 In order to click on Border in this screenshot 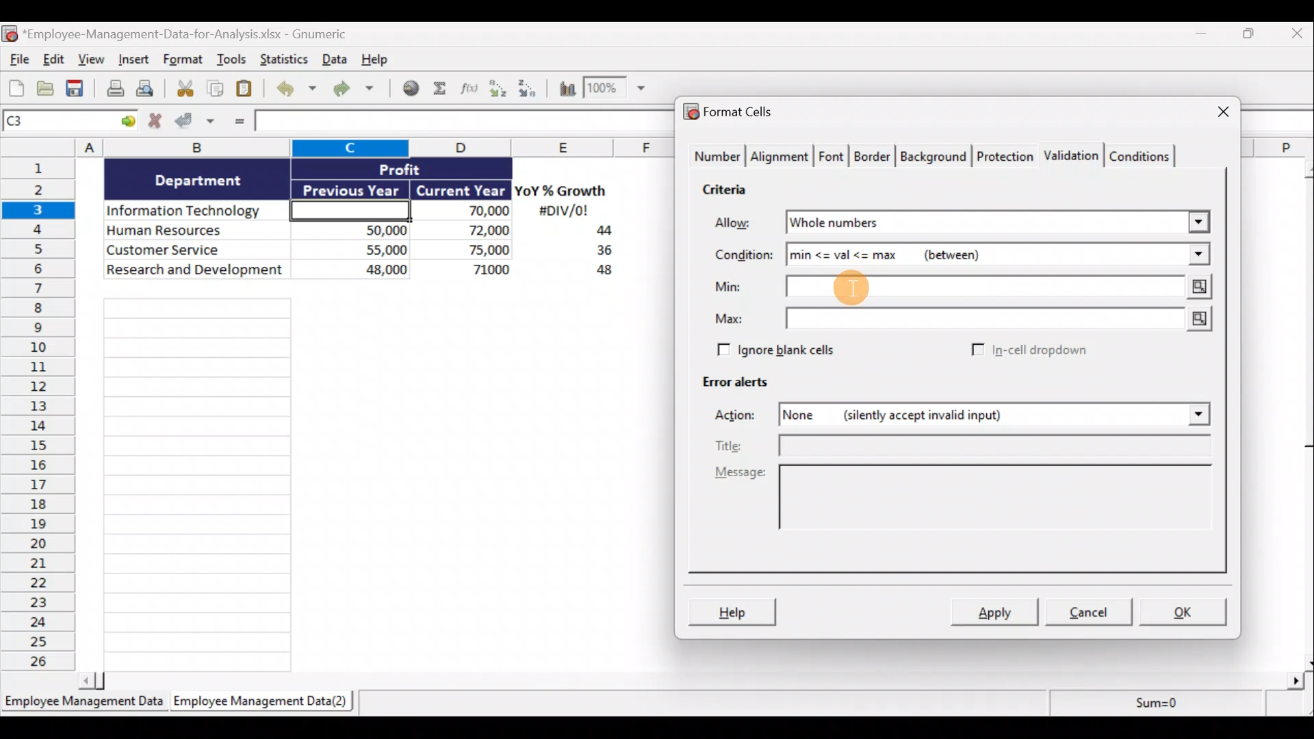, I will do `click(874, 157)`.